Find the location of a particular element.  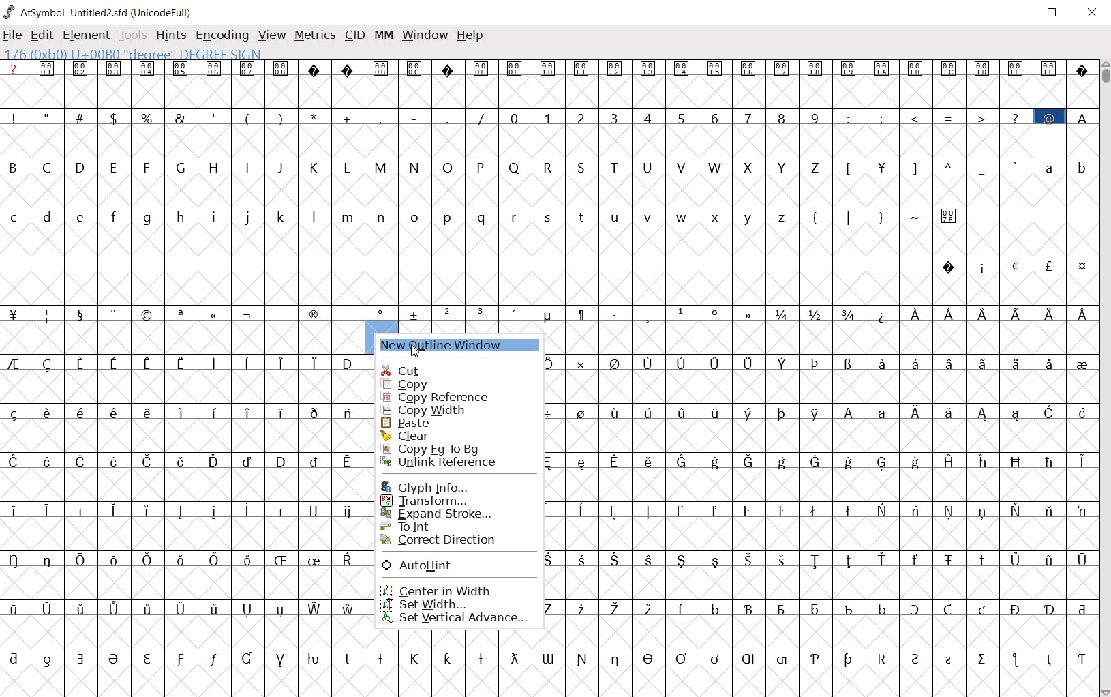

small letters a b is located at coordinates (1066, 166).